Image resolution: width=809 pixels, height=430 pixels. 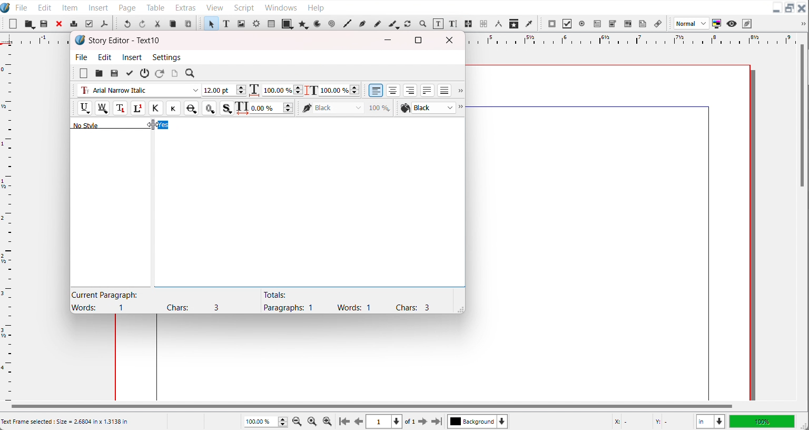 I want to click on Zoom Out, so click(x=298, y=421).